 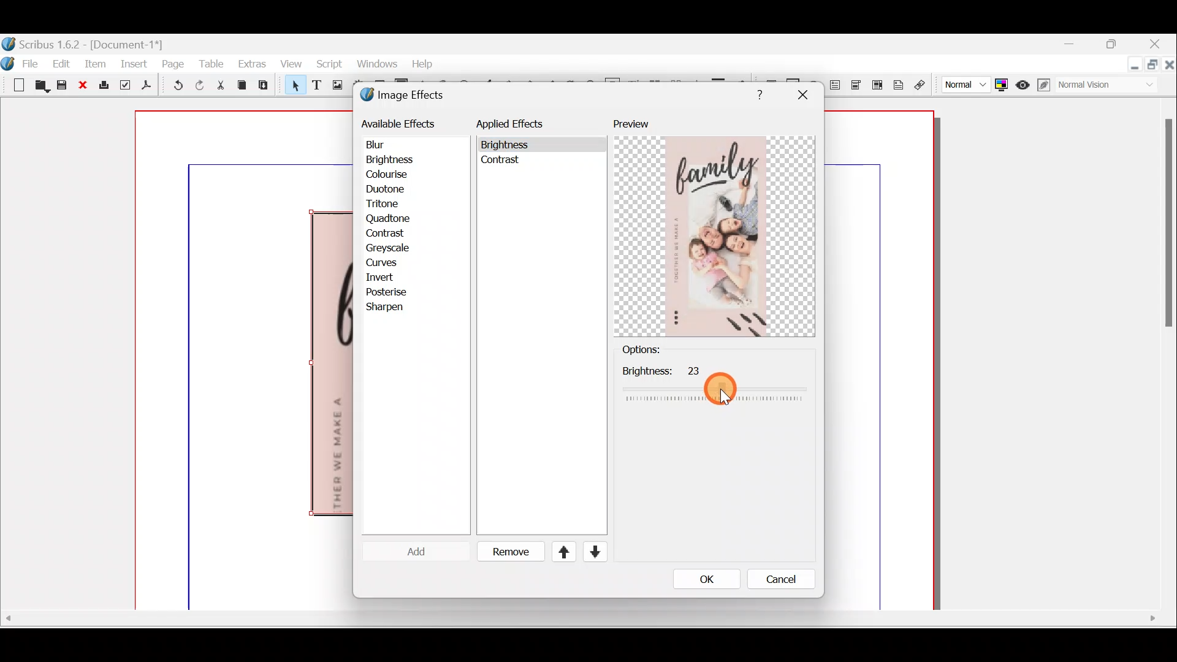 What do you see at coordinates (94, 63) in the screenshot?
I see `Item` at bounding box center [94, 63].